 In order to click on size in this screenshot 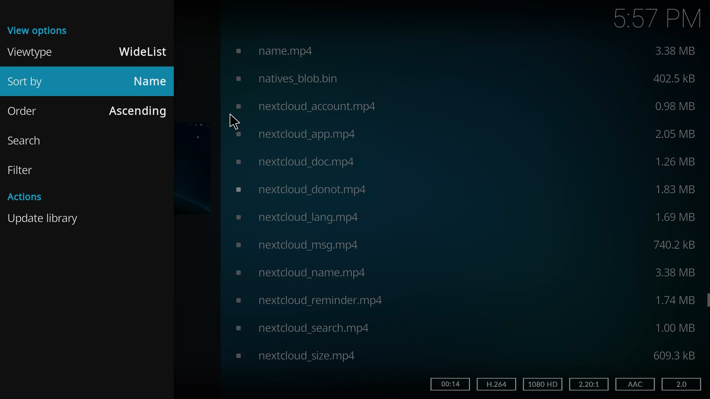, I will do `click(675, 355)`.